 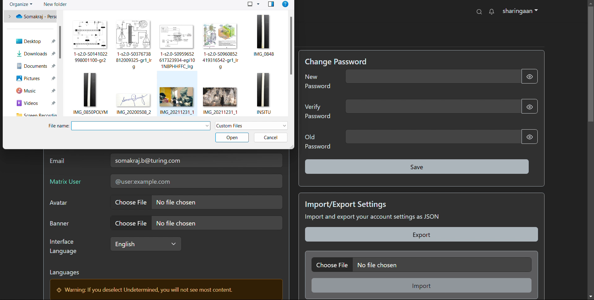 I want to click on Music, so click(x=35, y=91).